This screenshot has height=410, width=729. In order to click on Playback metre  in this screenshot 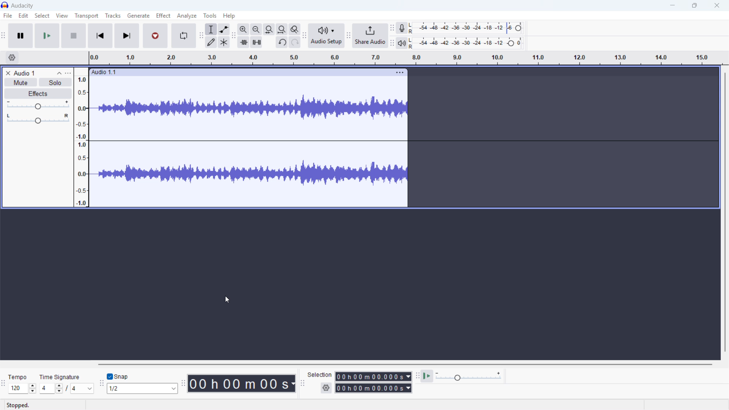, I will do `click(402, 43)`.